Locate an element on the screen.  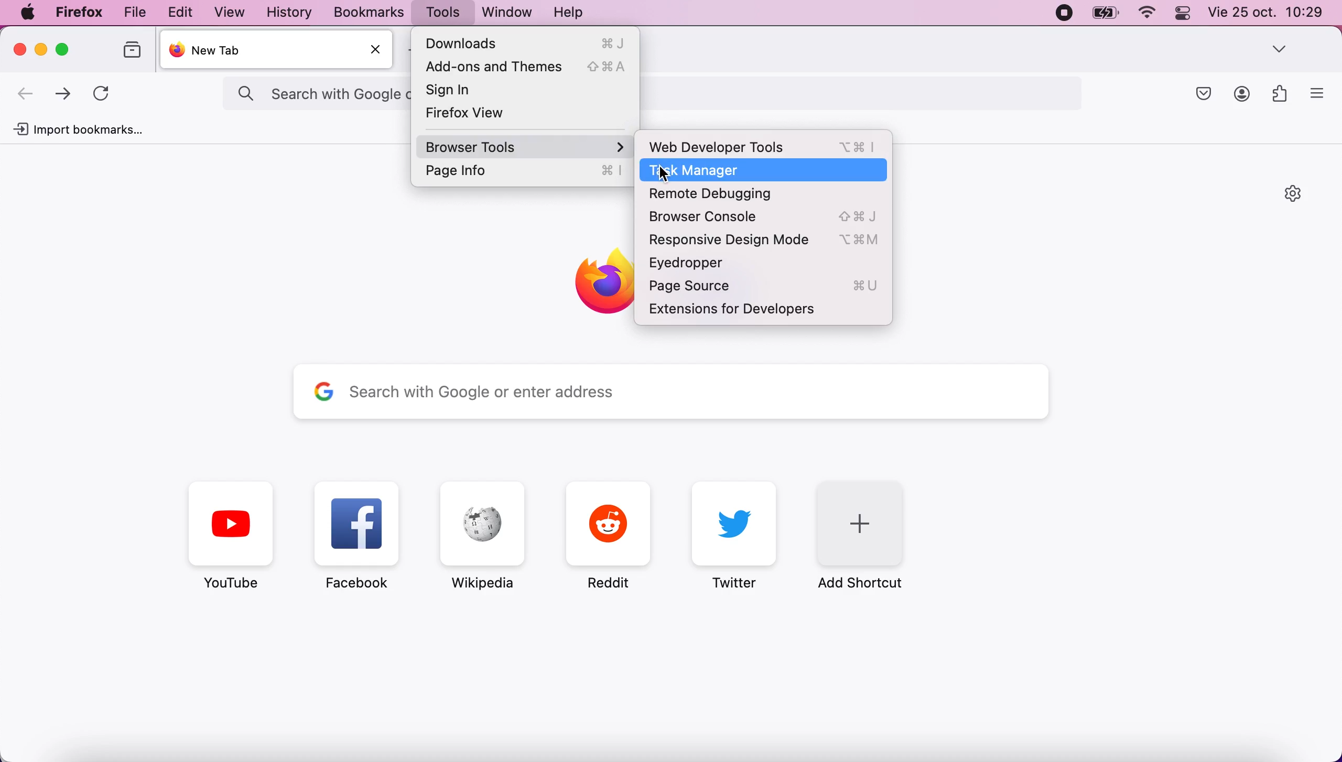
Firefox is located at coordinates (80, 13).